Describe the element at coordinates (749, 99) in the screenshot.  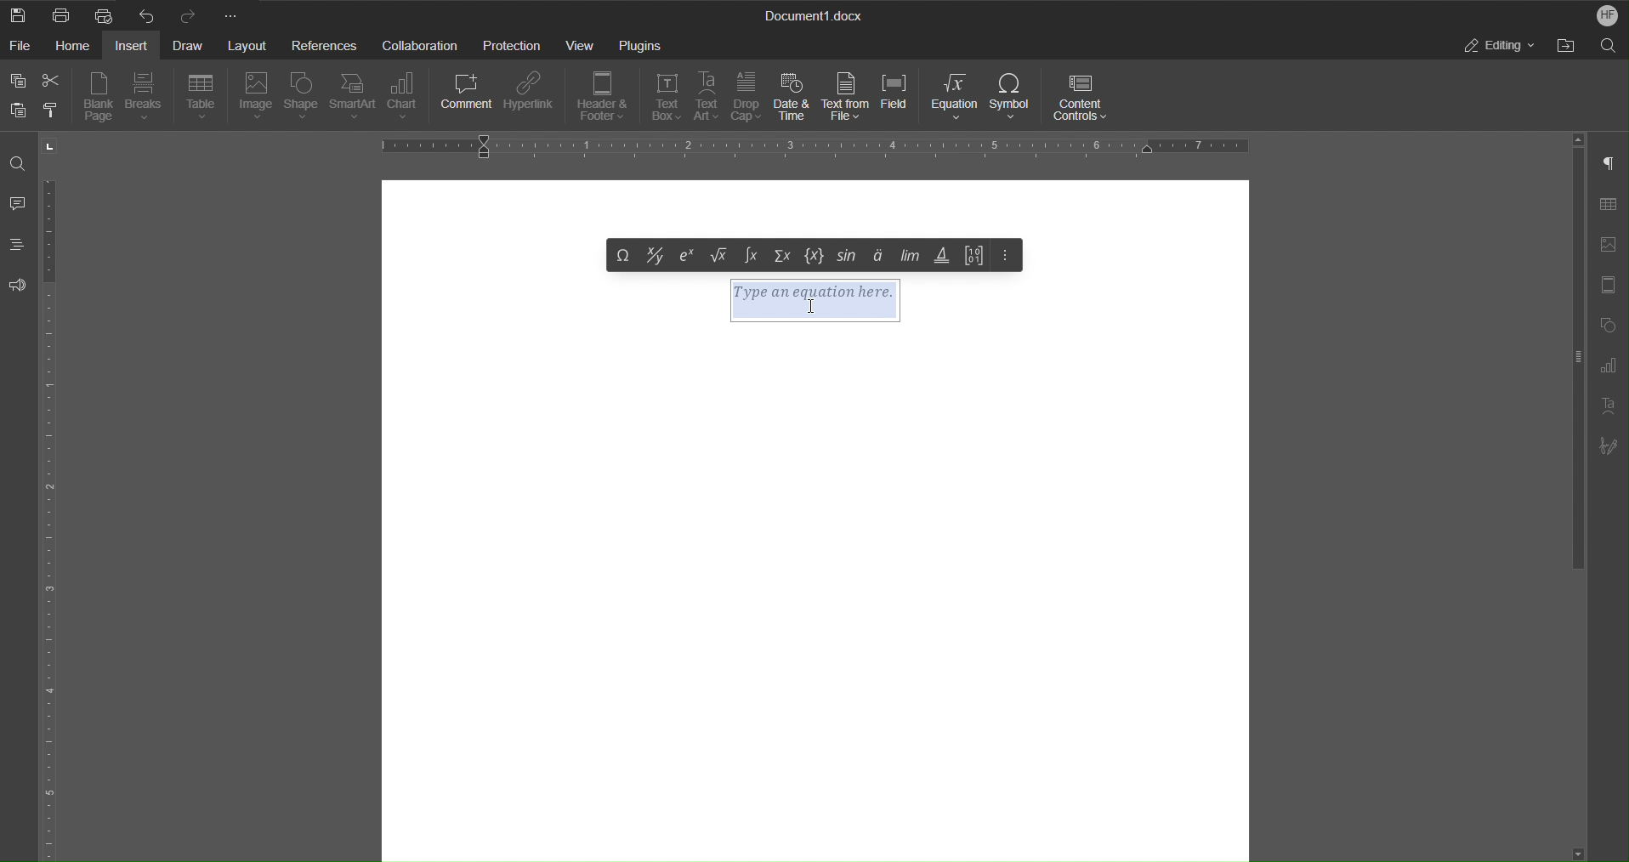
I see `Drop Cap` at that location.